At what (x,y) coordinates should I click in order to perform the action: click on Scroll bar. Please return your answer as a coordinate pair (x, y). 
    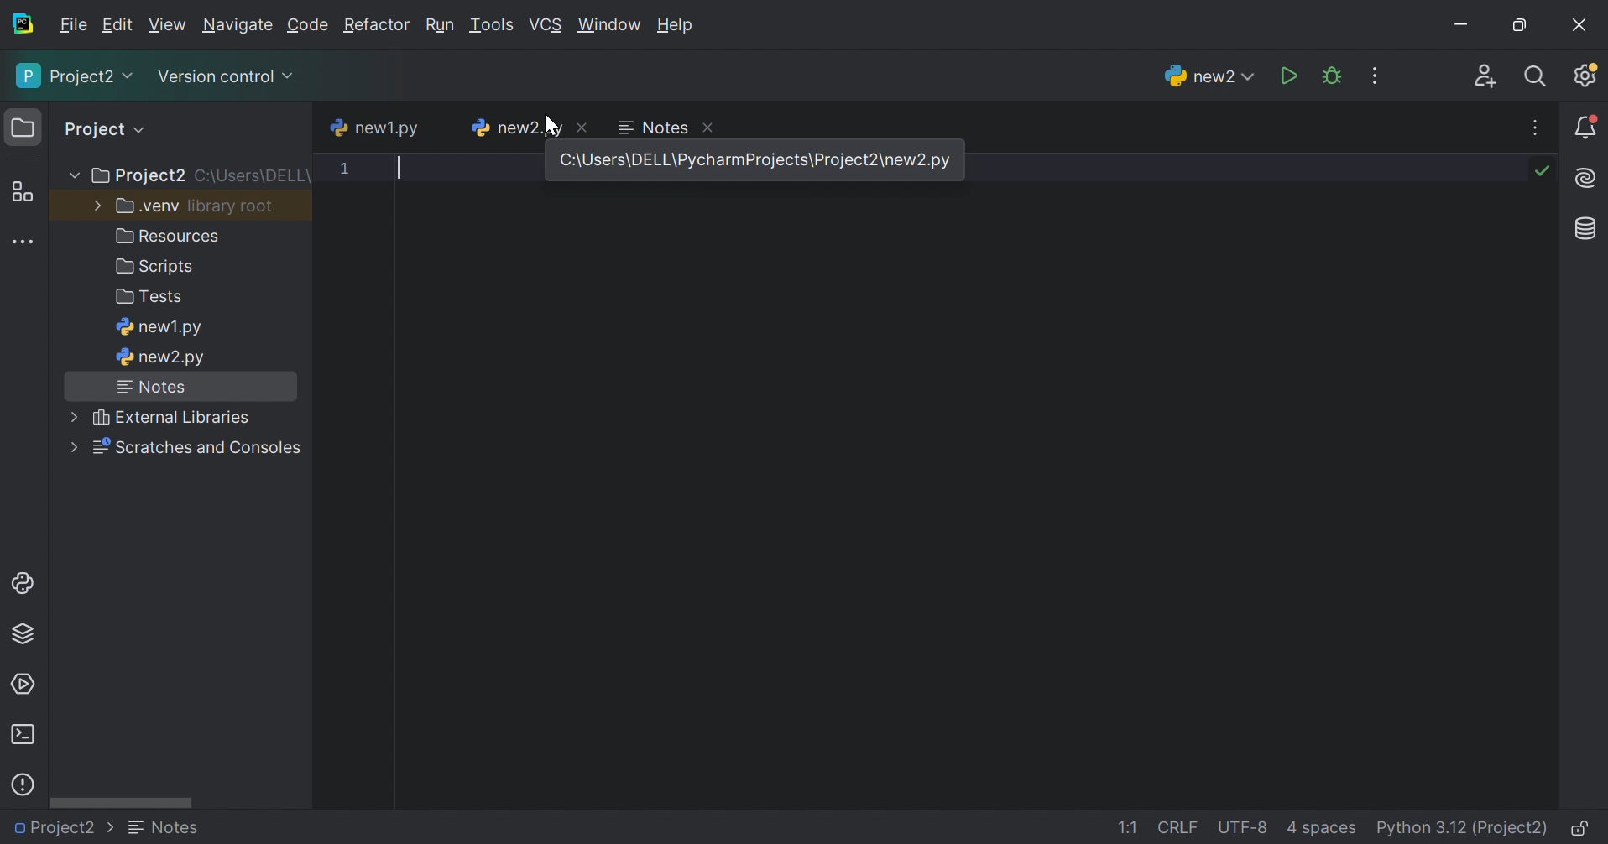
    Looking at the image, I should click on (121, 805).